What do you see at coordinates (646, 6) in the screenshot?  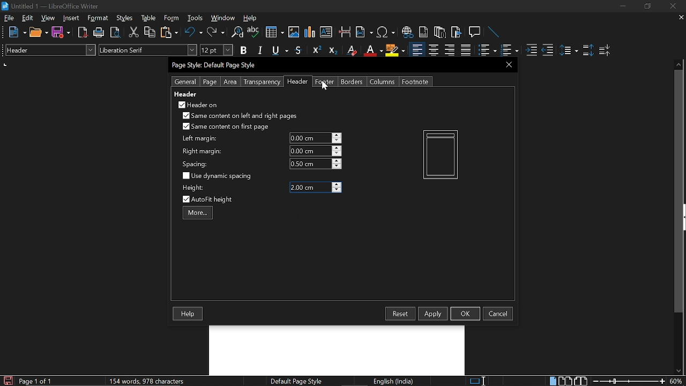 I see `Restore down` at bounding box center [646, 6].